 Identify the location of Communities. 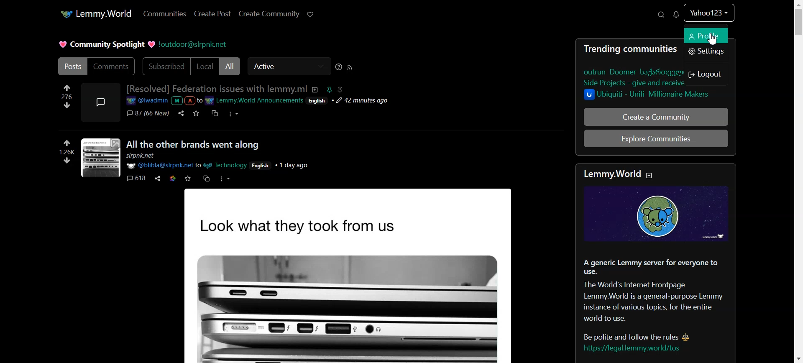
(165, 13).